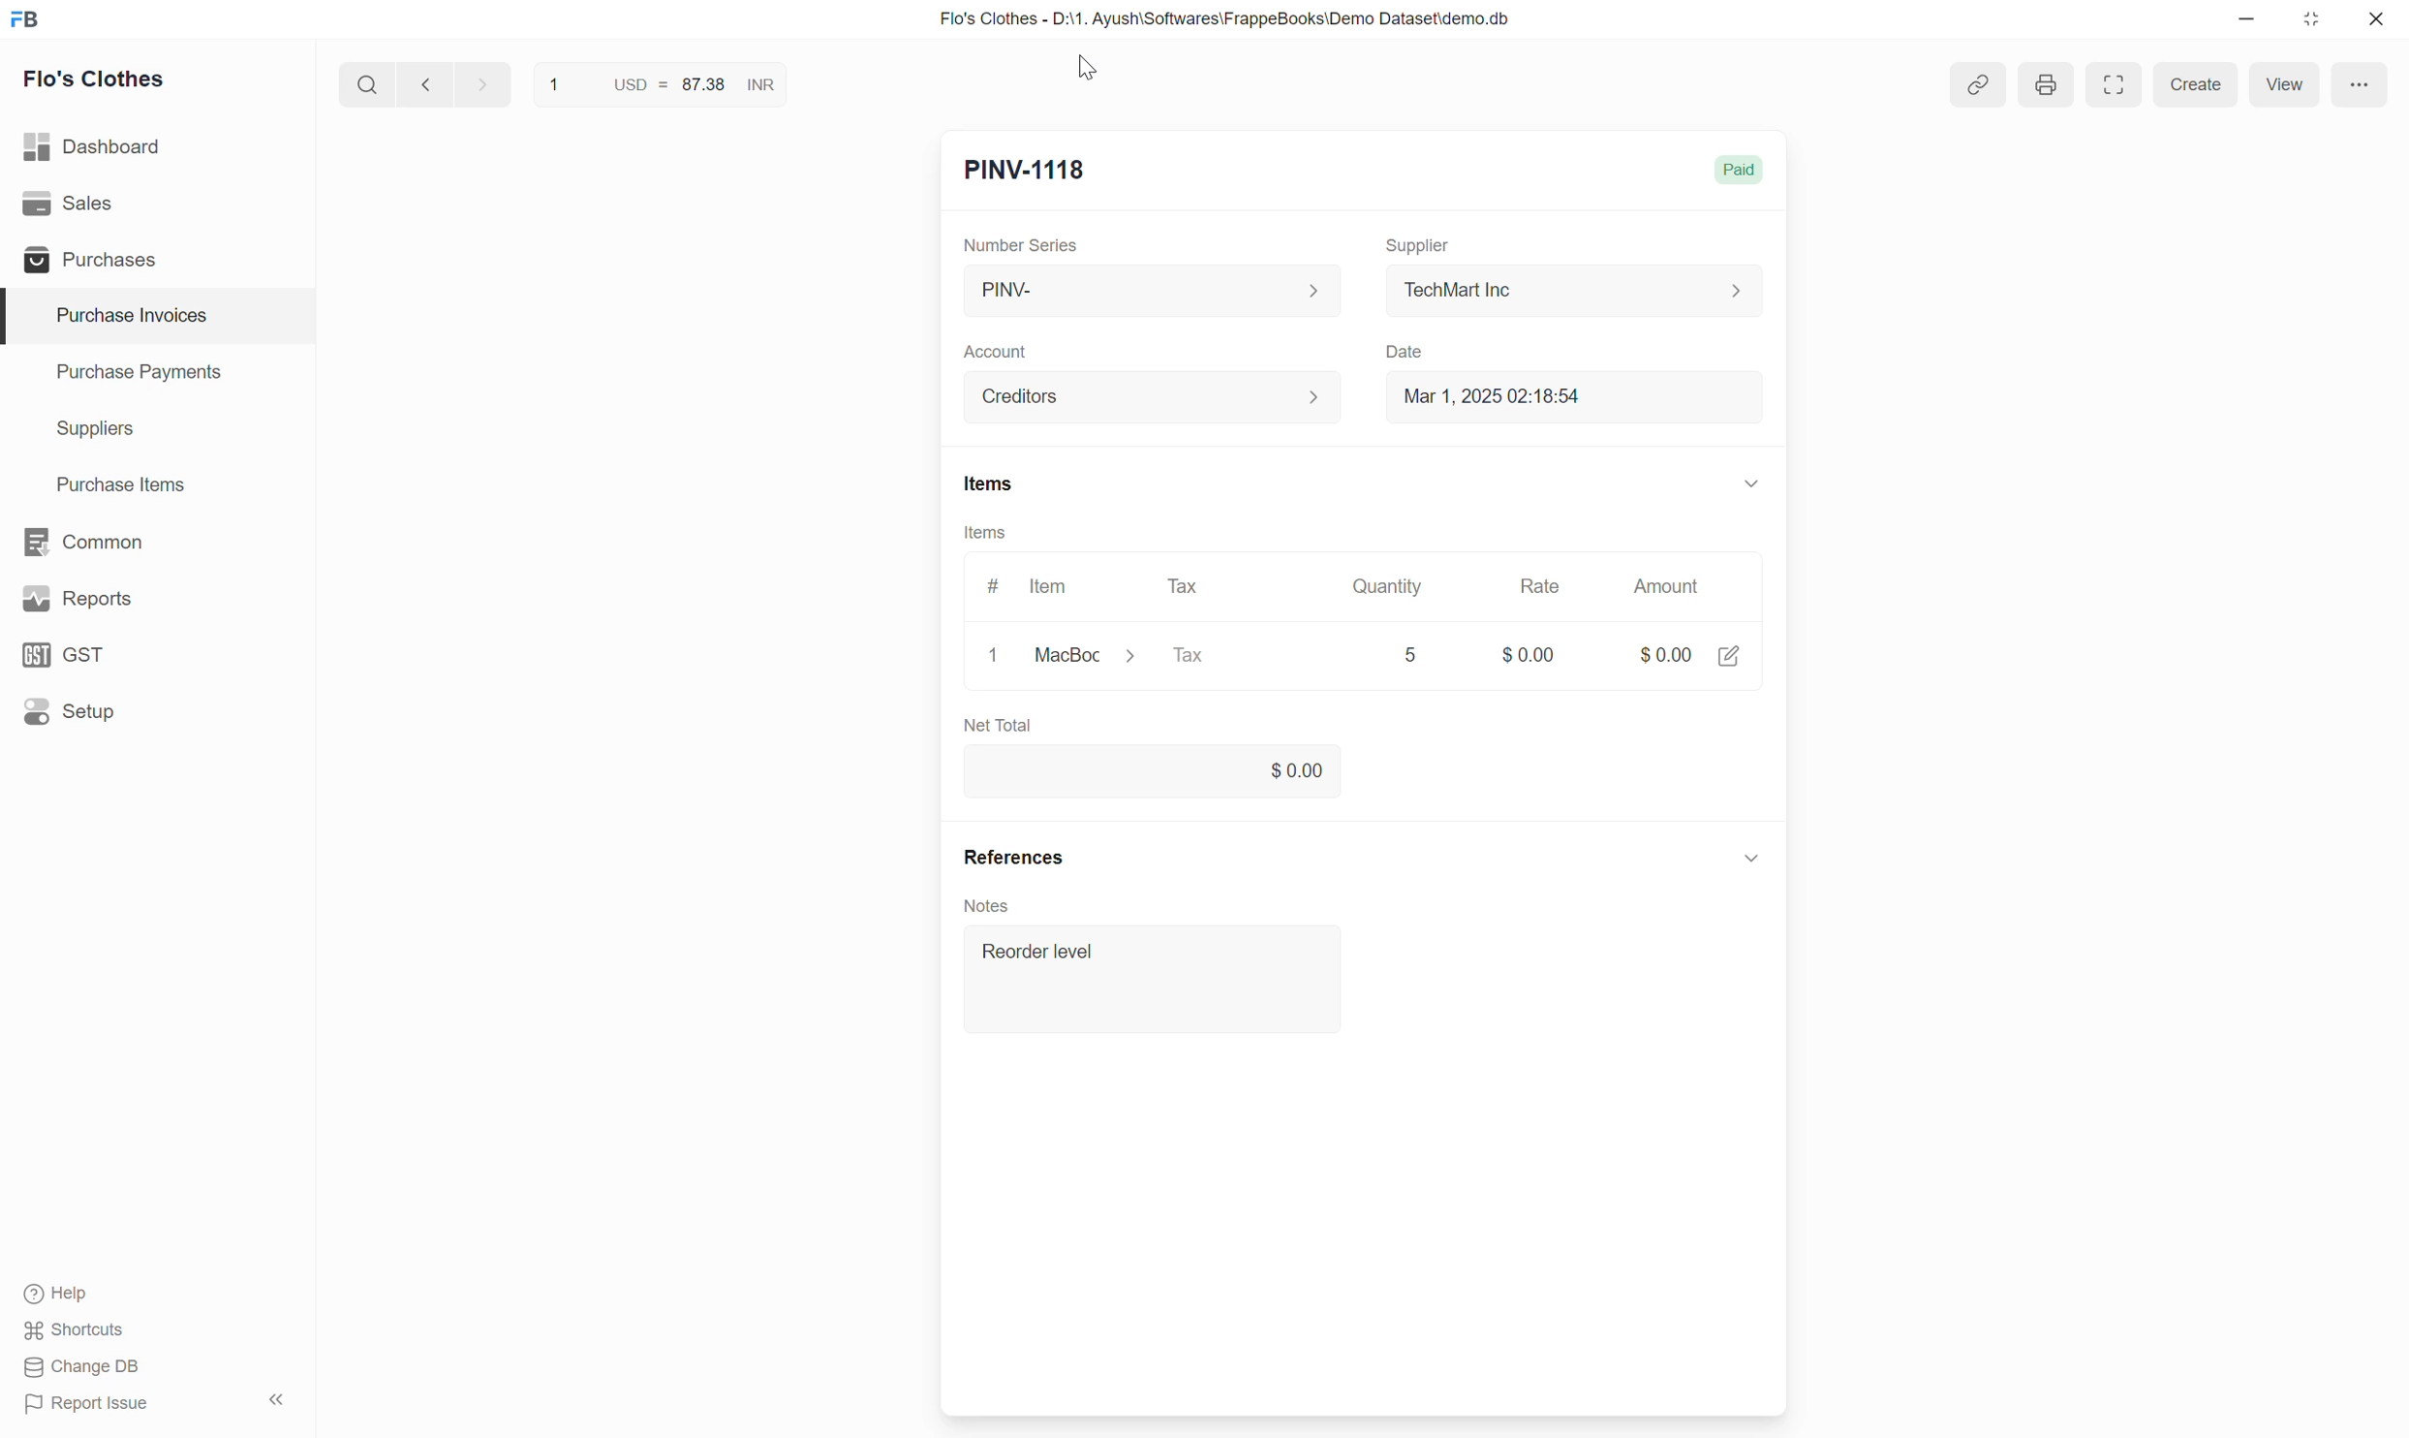 This screenshot has width=2409, height=1438. I want to click on Creditors, so click(1155, 397).